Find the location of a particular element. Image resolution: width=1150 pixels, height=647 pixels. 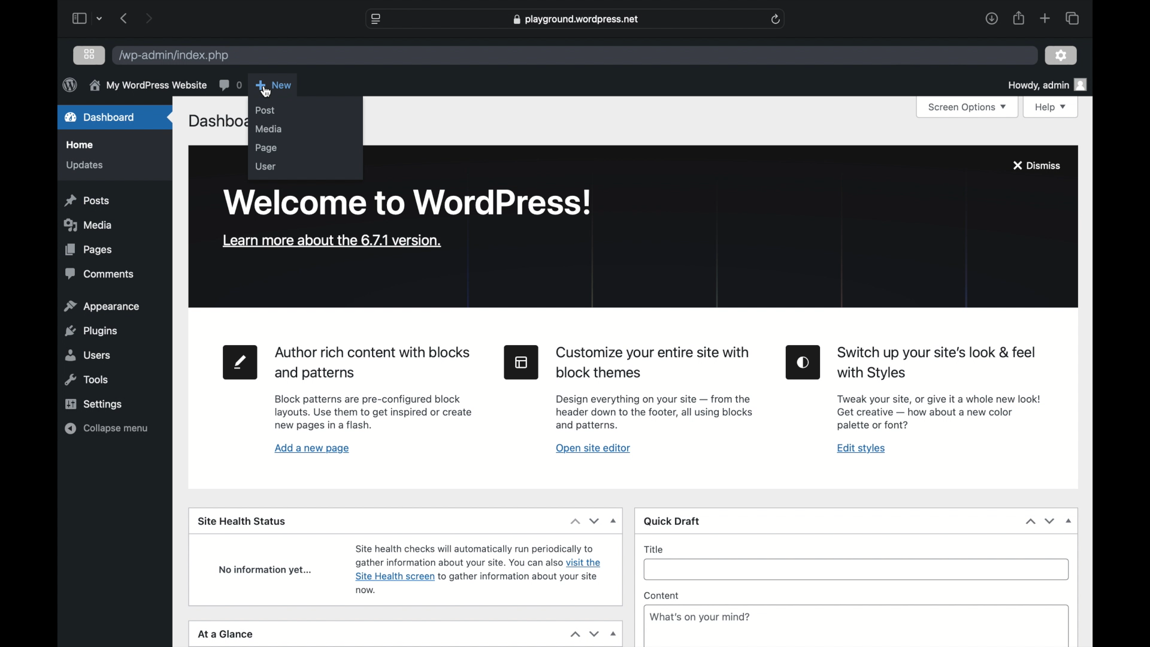

howdy admin is located at coordinates (1048, 85).